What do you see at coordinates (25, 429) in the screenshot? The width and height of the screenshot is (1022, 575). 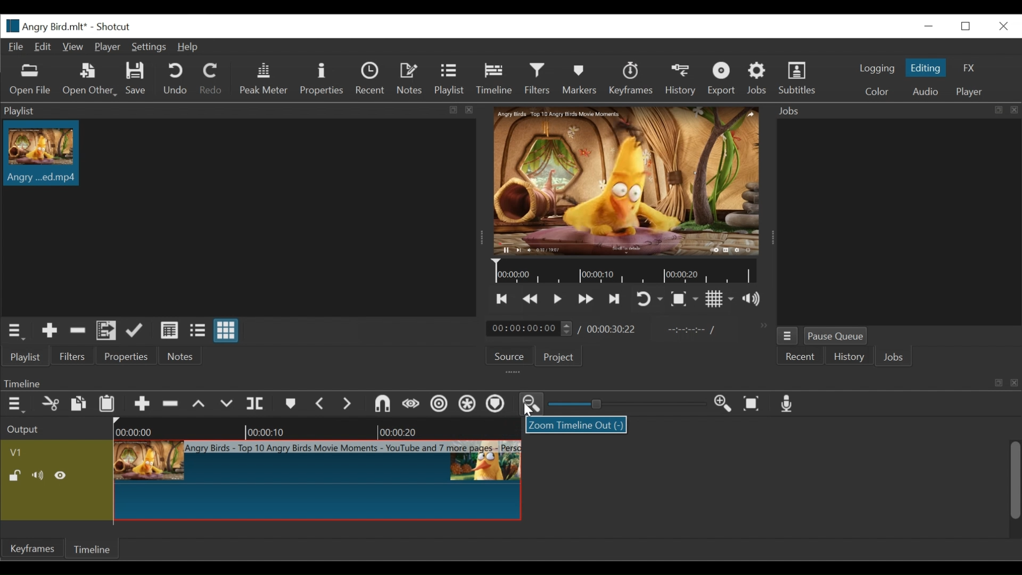 I see `Output` at bounding box center [25, 429].